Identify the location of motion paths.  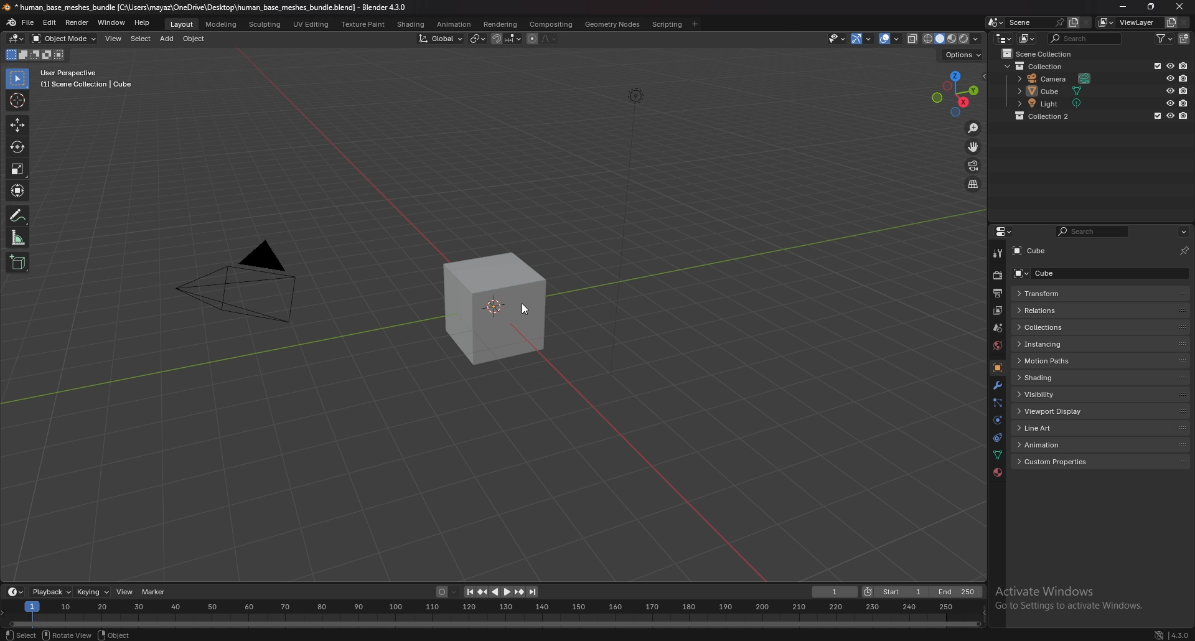
(1063, 362).